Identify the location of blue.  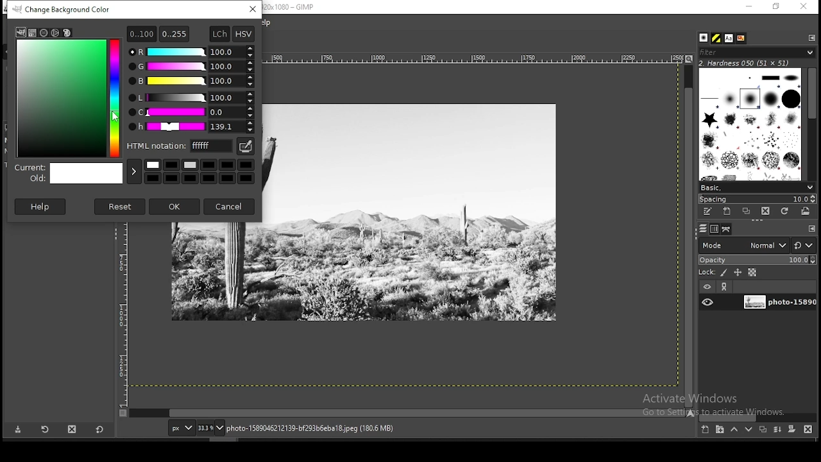
(191, 81).